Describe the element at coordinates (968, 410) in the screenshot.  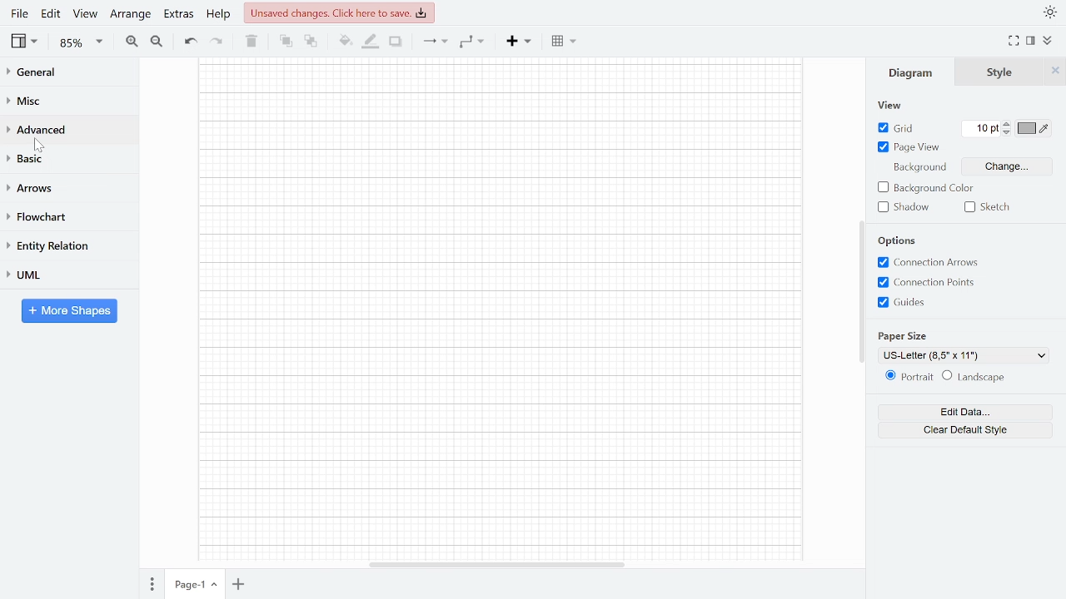
I see `Edit data` at that location.